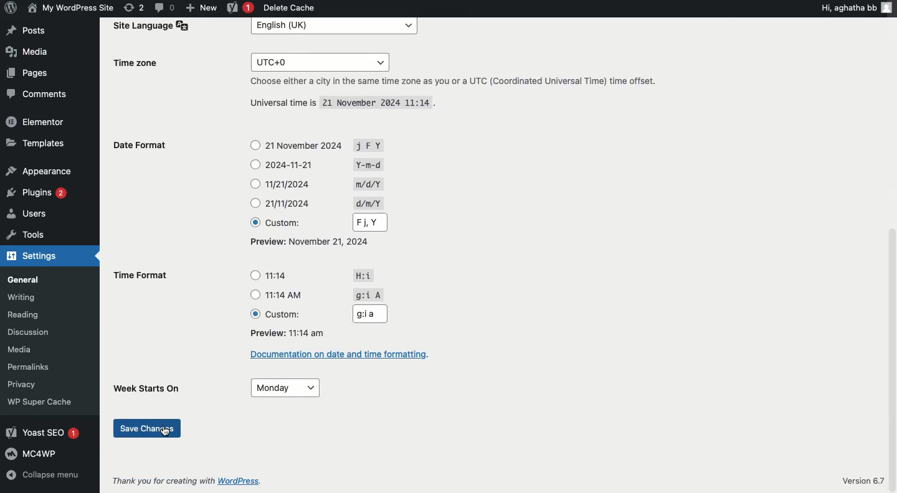 Image resolution: width=897 pixels, height=493 pixels. What do you see at coordinates (69, 9) in the screenshot?
I see `My wordpress site` at bounding box center [69, 9].